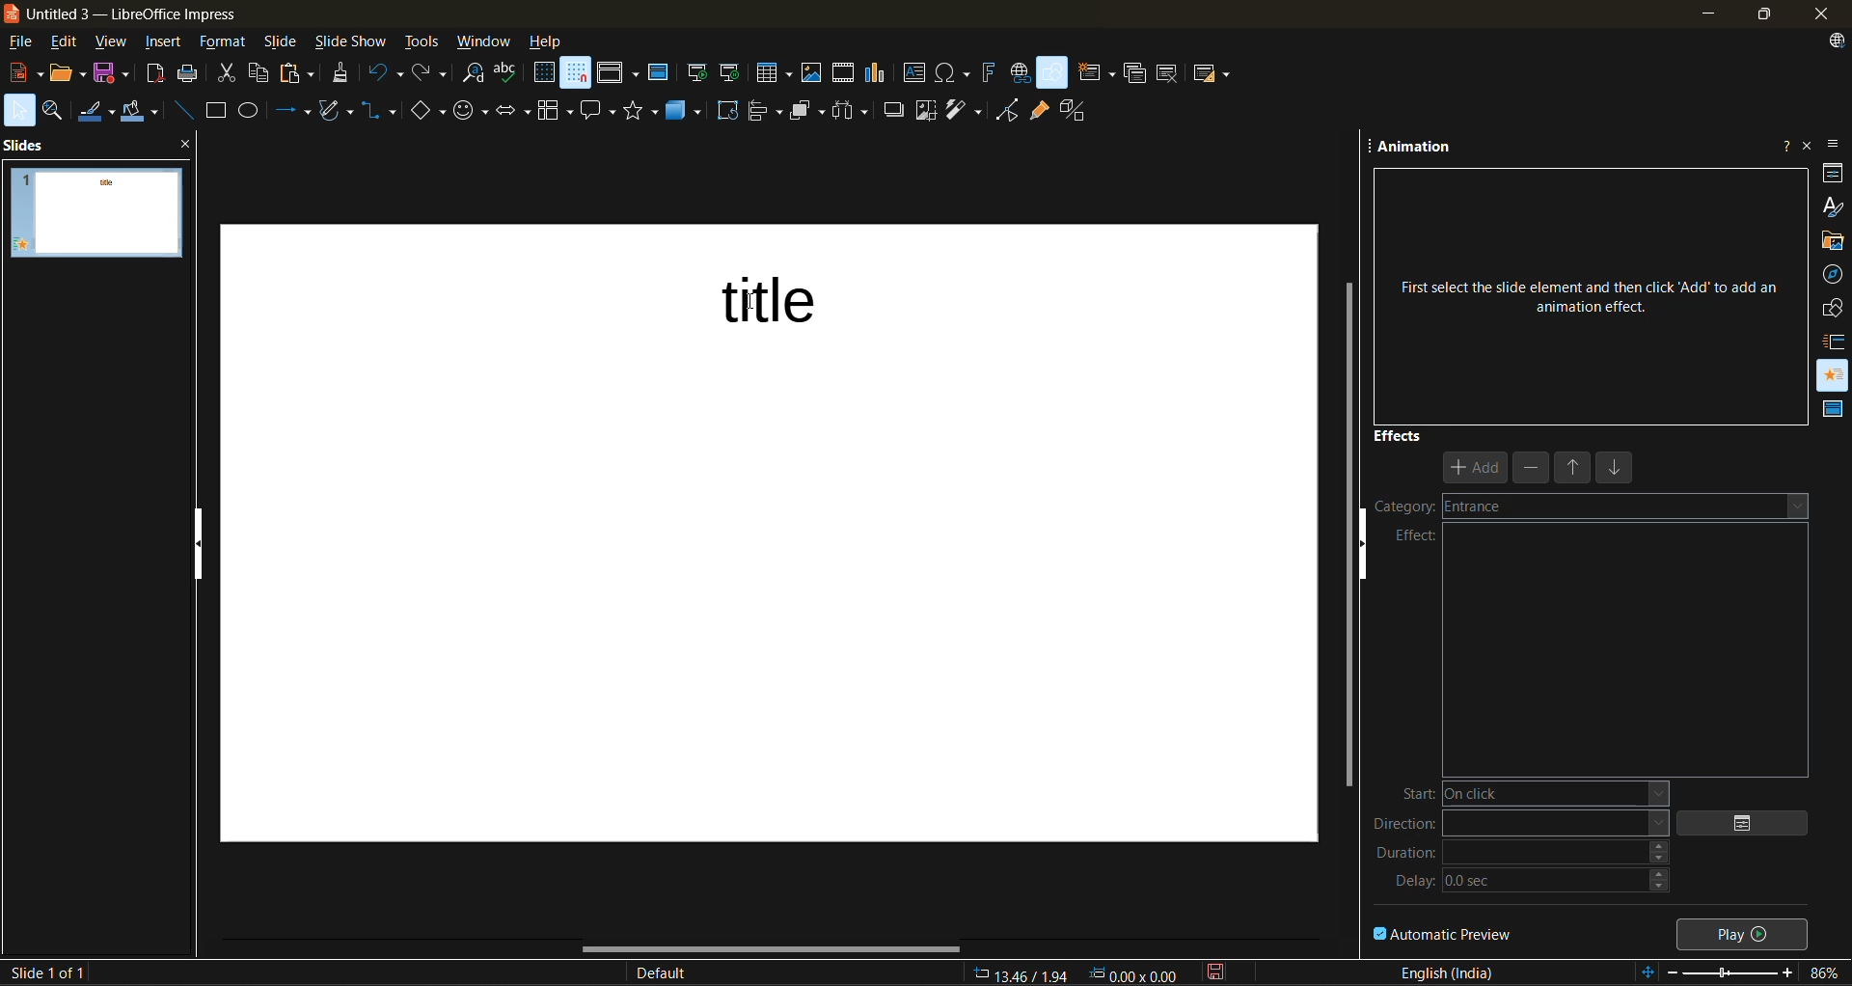 The image size is (1852, 986). I want to click on zoom and pan, so click(57, 111).